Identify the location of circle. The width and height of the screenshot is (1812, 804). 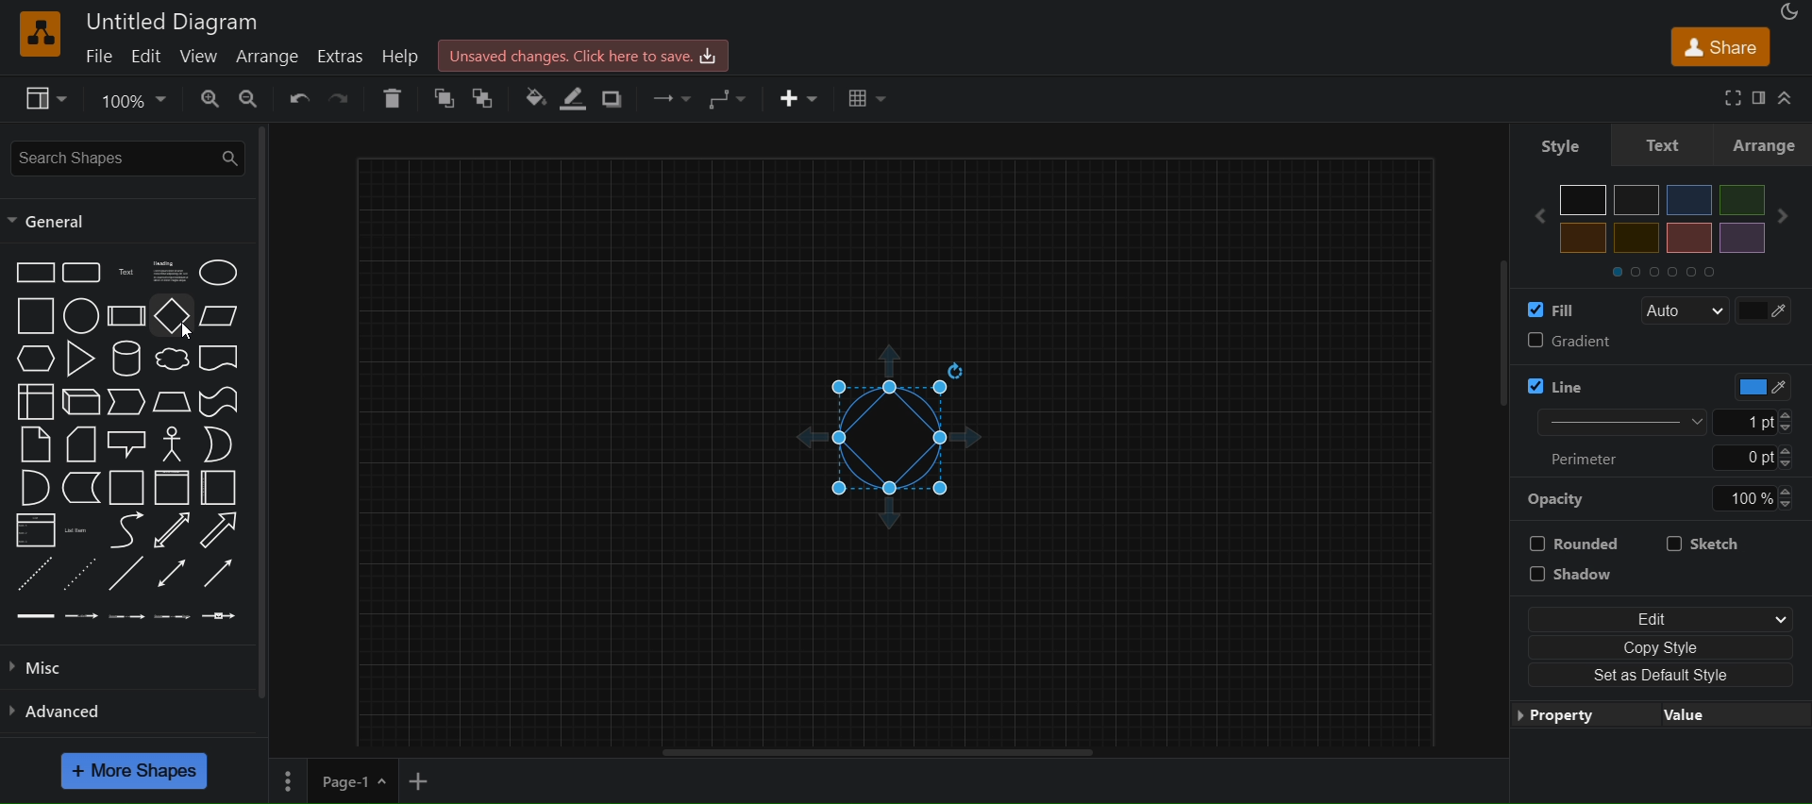
(78, 318).